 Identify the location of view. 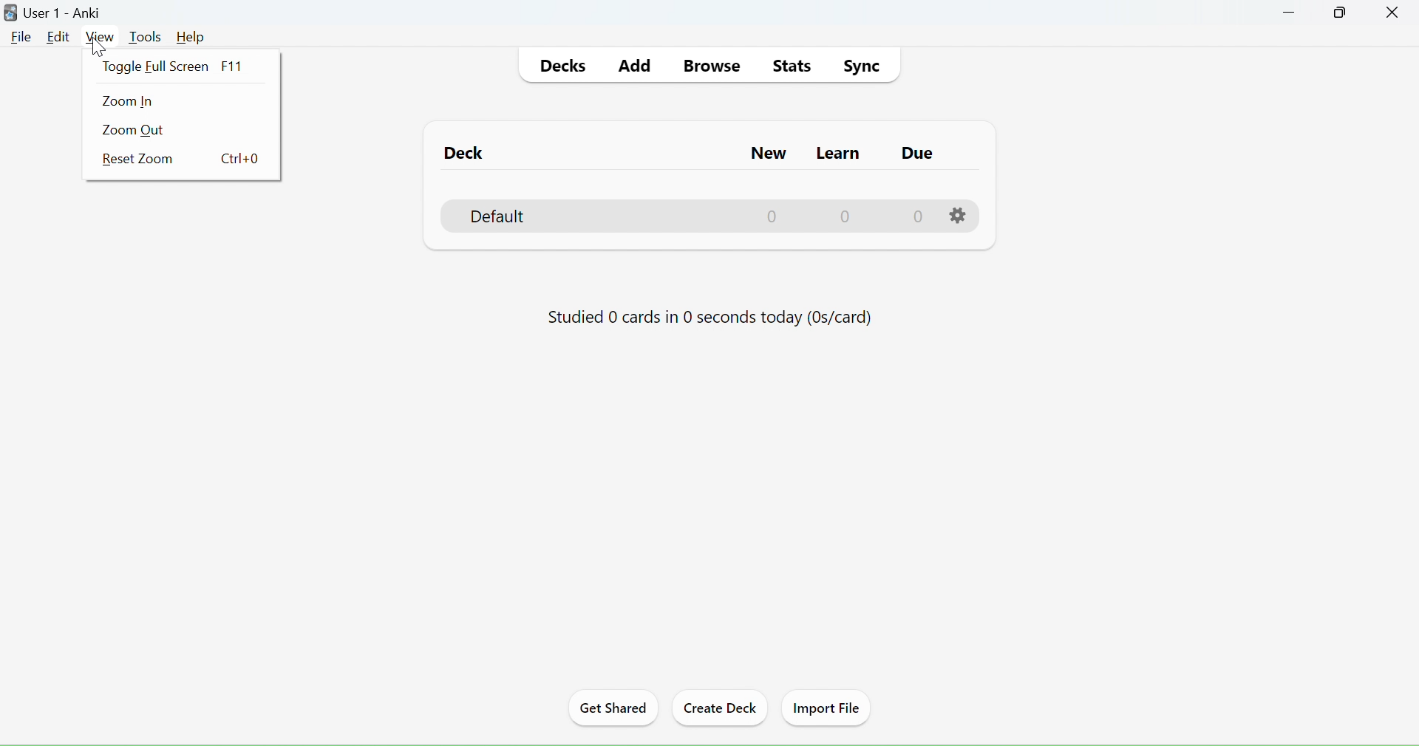
(98, 37).